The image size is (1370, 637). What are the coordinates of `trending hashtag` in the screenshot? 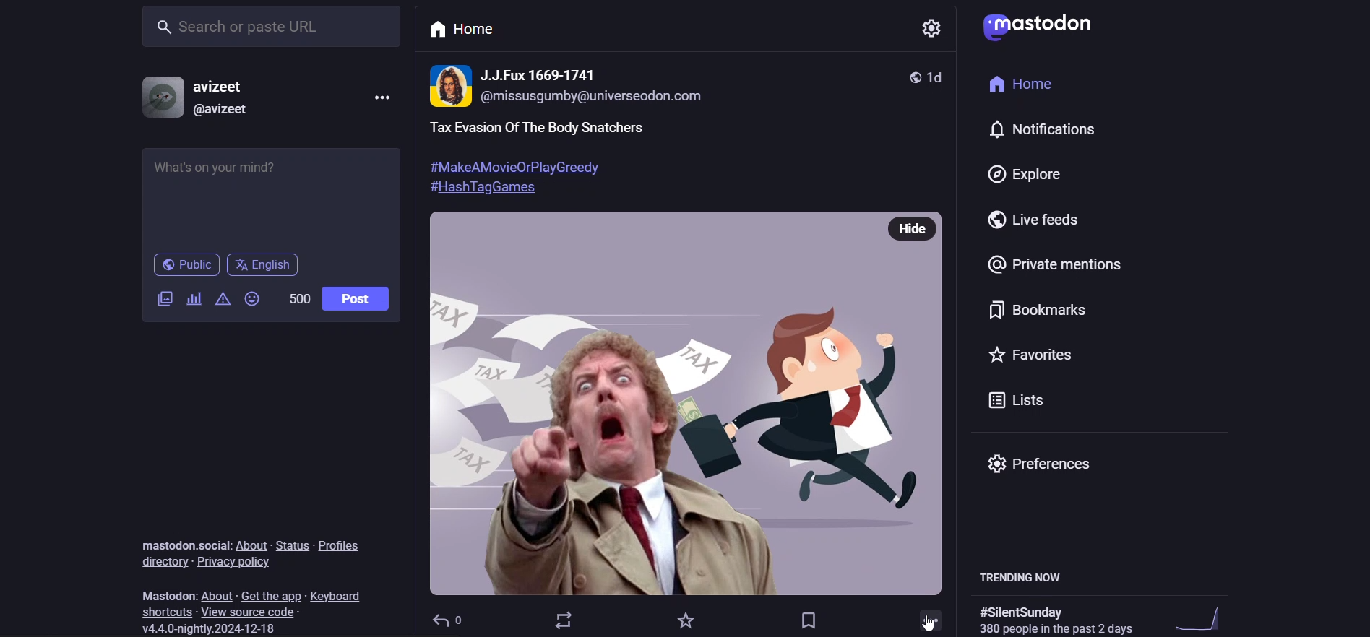 It's located at (1060, 615).